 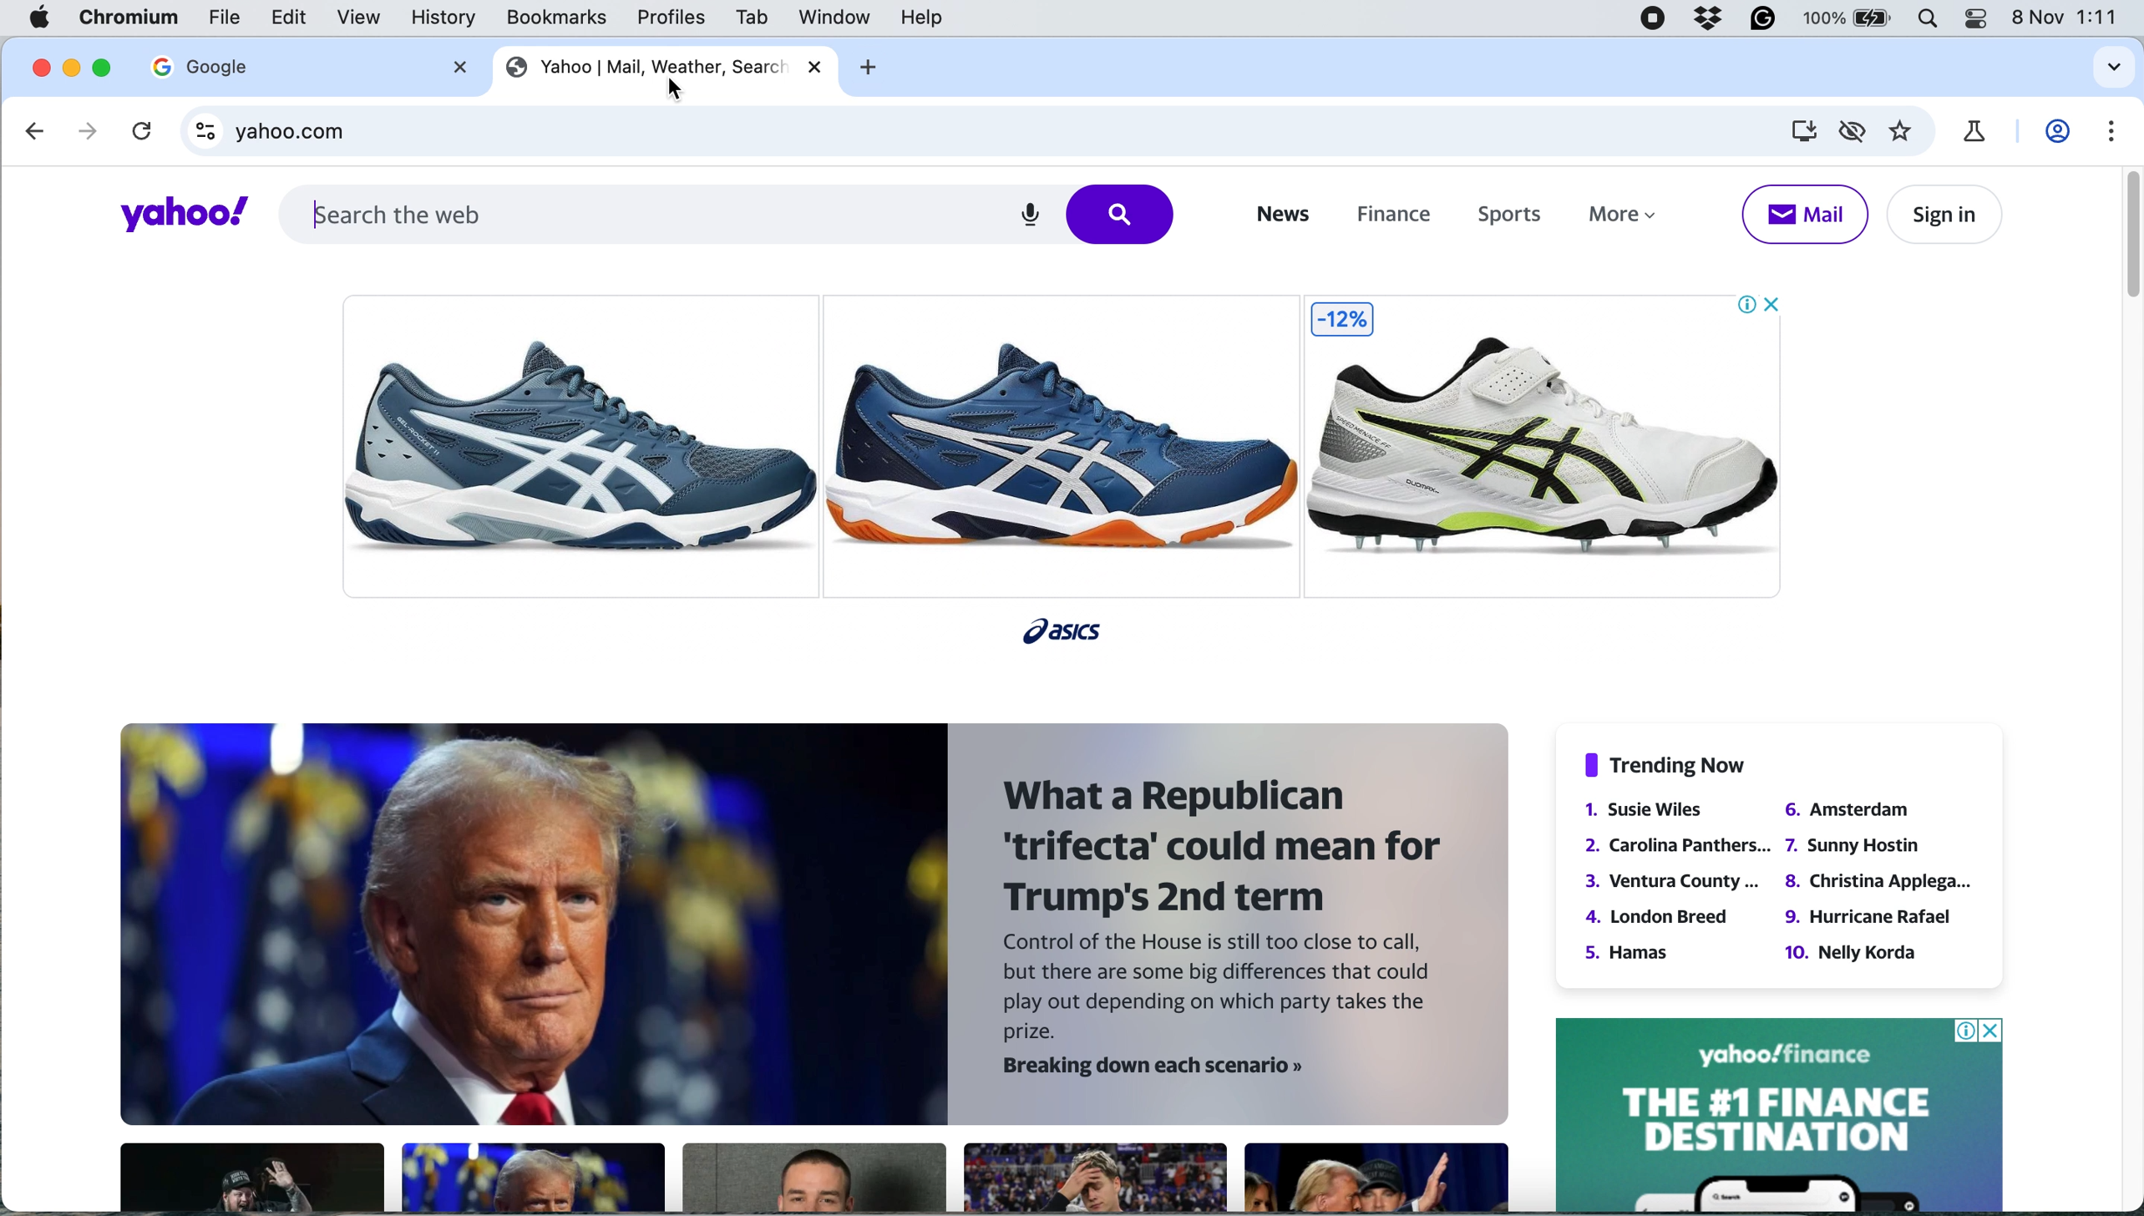 I want to click on close, so click(x=453, y=69).